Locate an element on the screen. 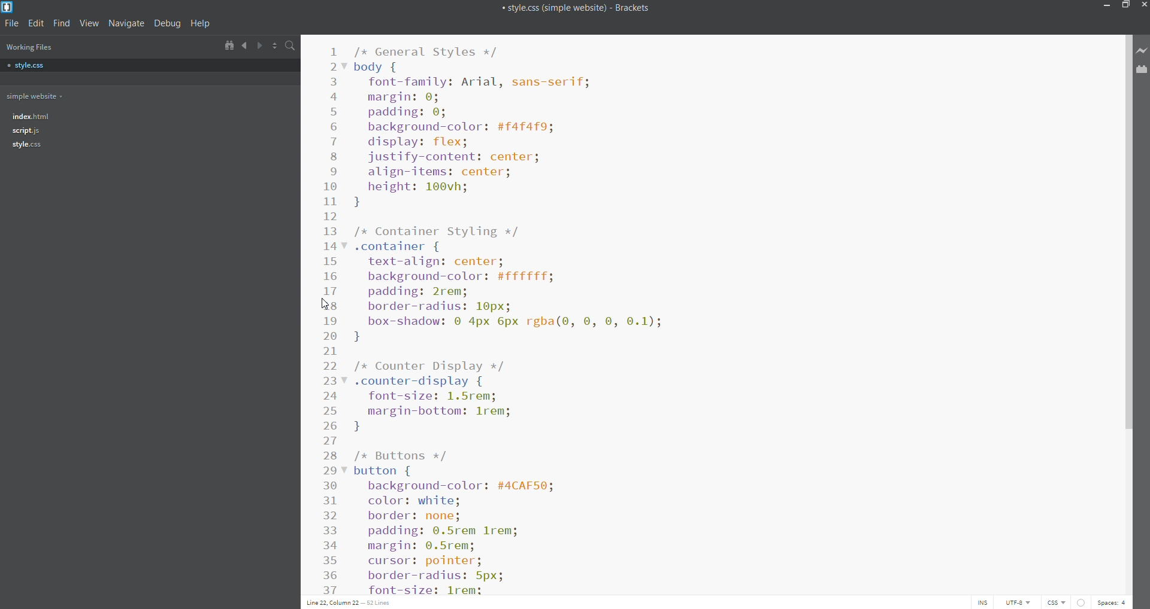 The height and width of the screenshot is (609, 1150). file type is located at coordinates (1058, 603).